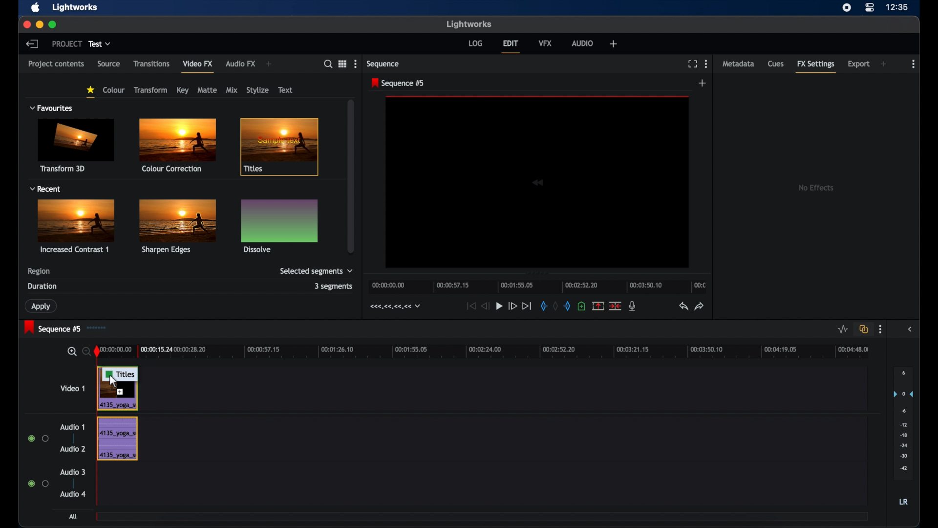 The height and width of the screenshot is (528, 938). I want to click on fx settings, so click(816, 67).